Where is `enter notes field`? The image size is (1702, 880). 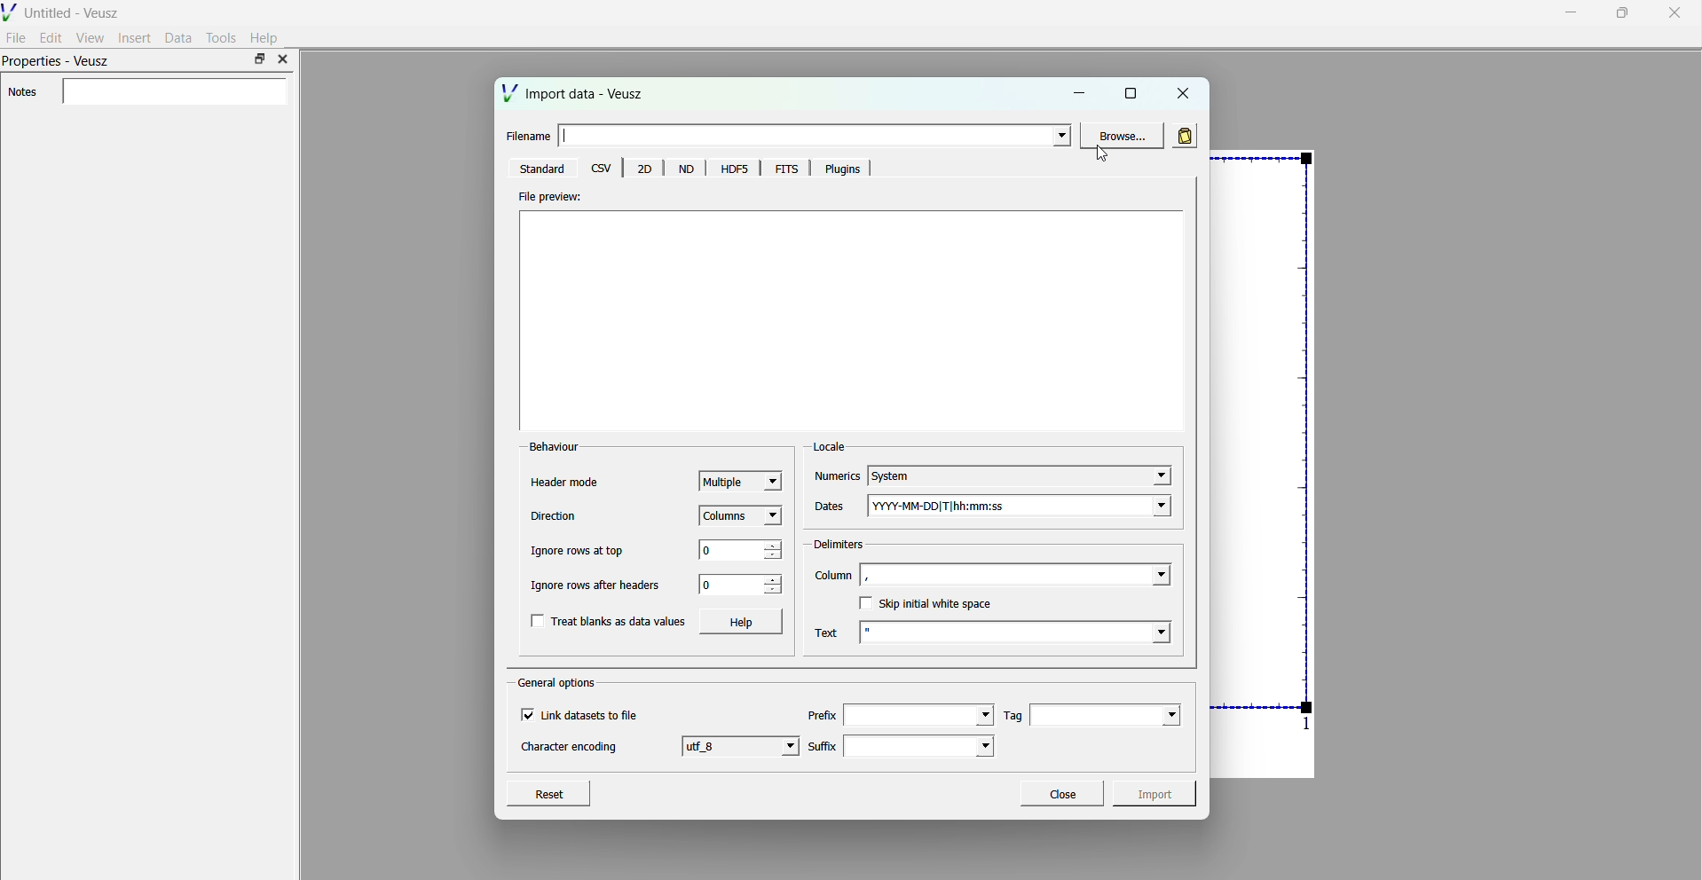
enter notes field is located at coordinates (174, 92).